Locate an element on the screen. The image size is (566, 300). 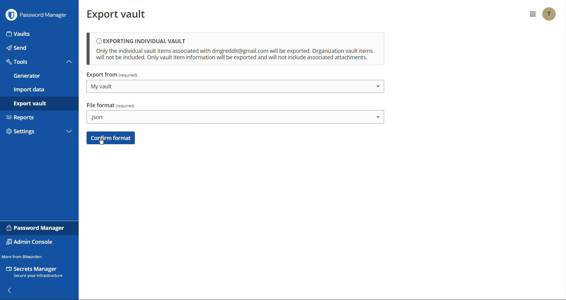
Reports is located at coordinates (38, 119).